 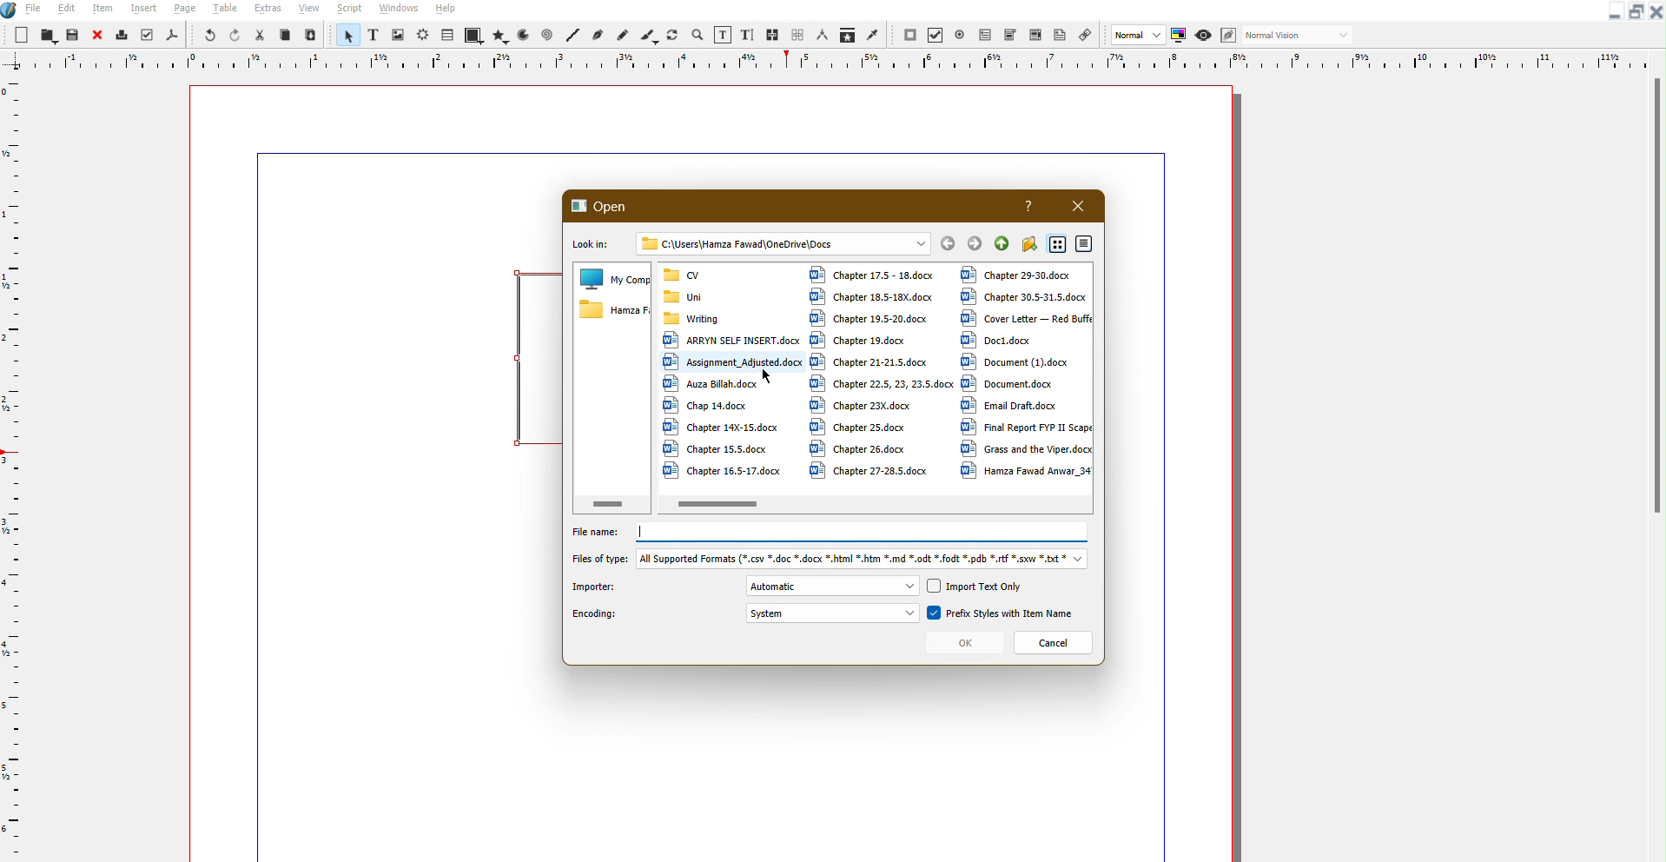 I want to click on Copy, so click(x=285, y=36).